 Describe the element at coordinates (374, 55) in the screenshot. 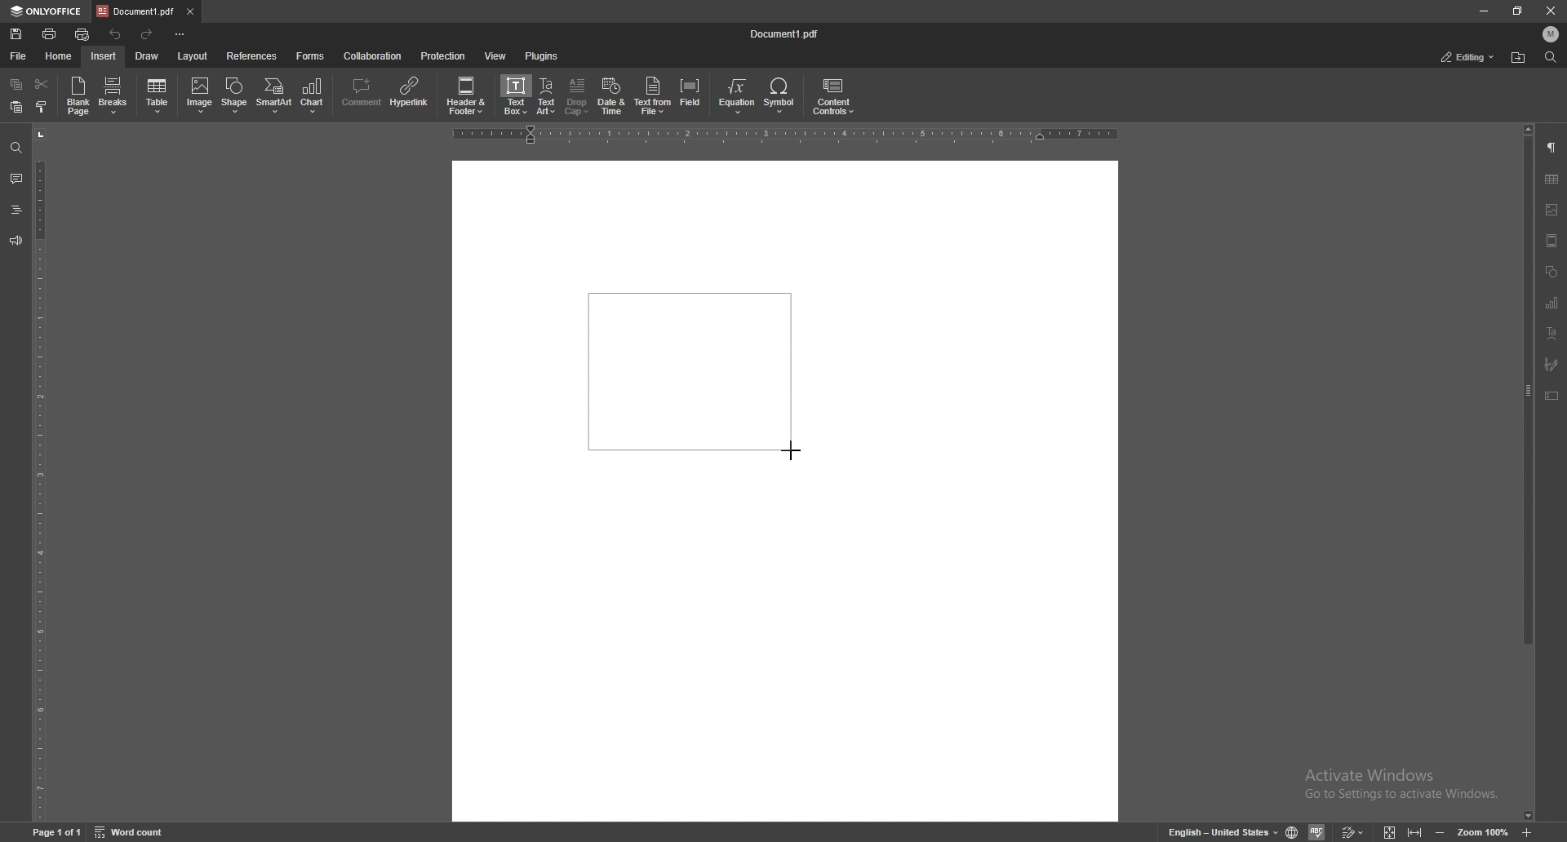

I see `colaboration` at that location.